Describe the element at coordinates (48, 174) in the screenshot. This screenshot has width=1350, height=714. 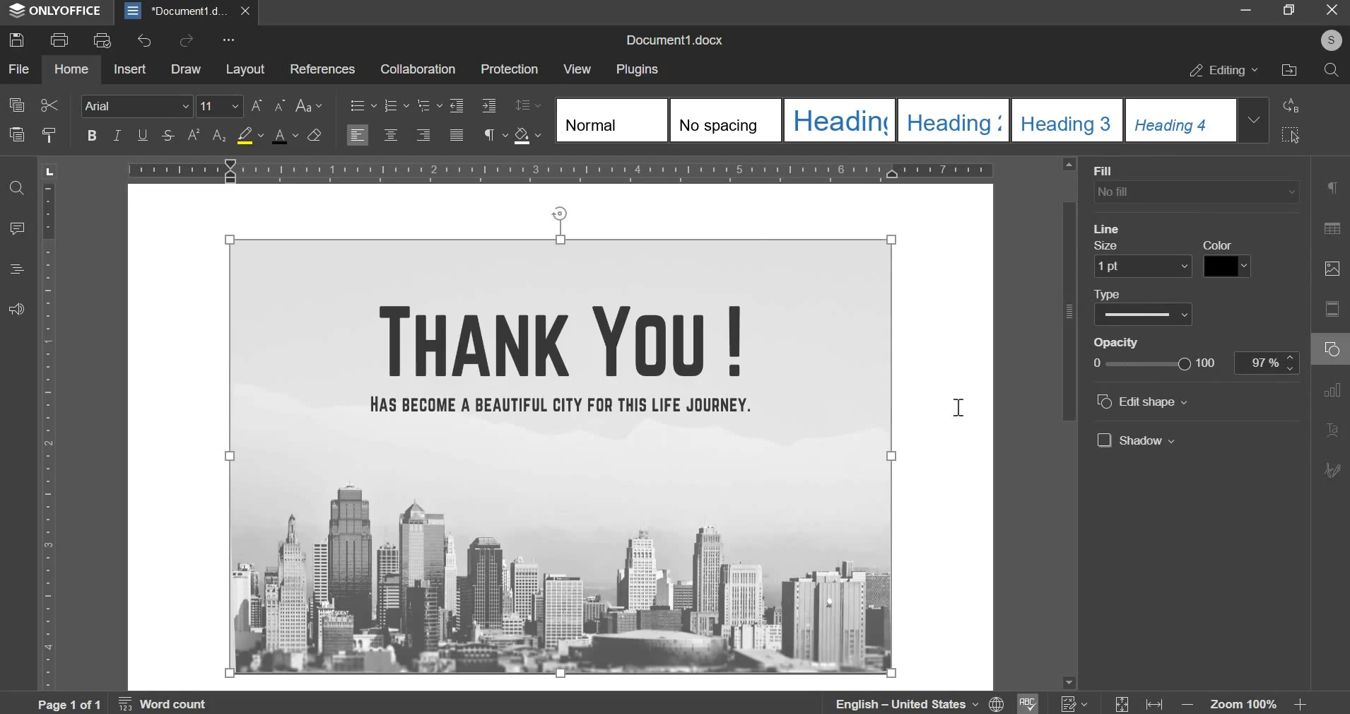
I see `tab` at that location.